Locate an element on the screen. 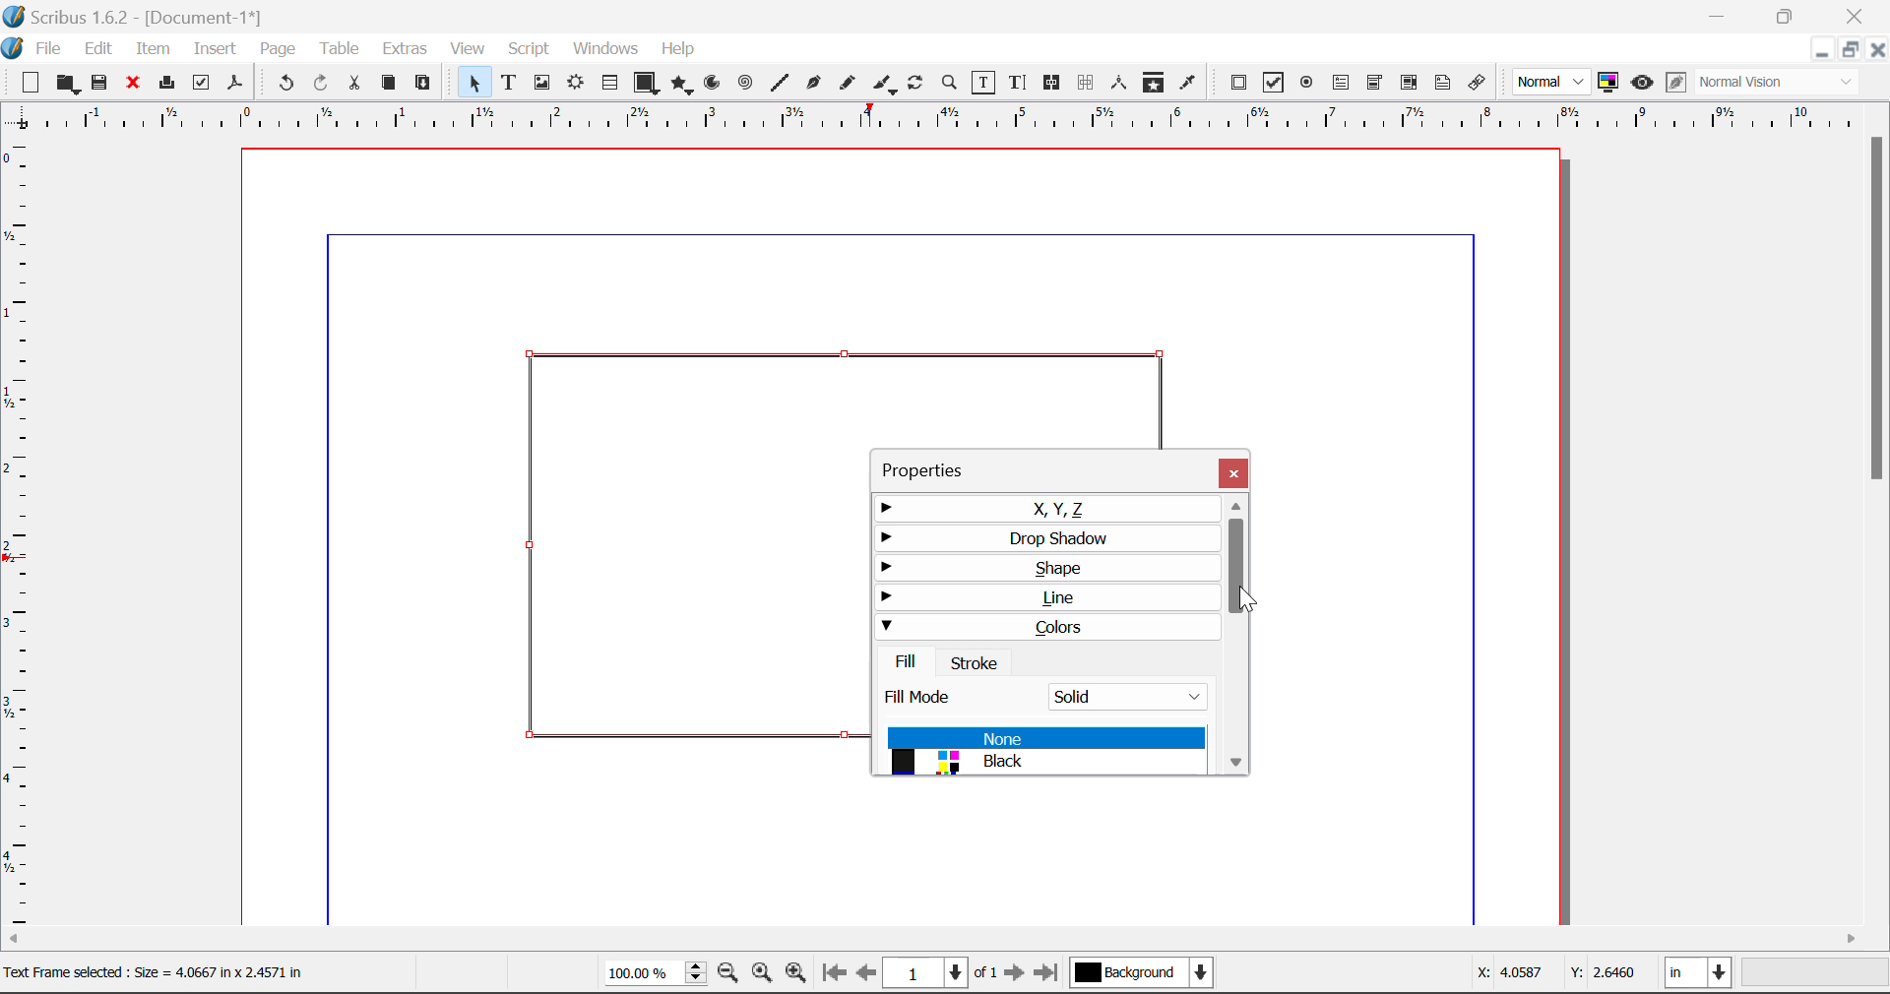  Print is located at coordinates (165, 84).